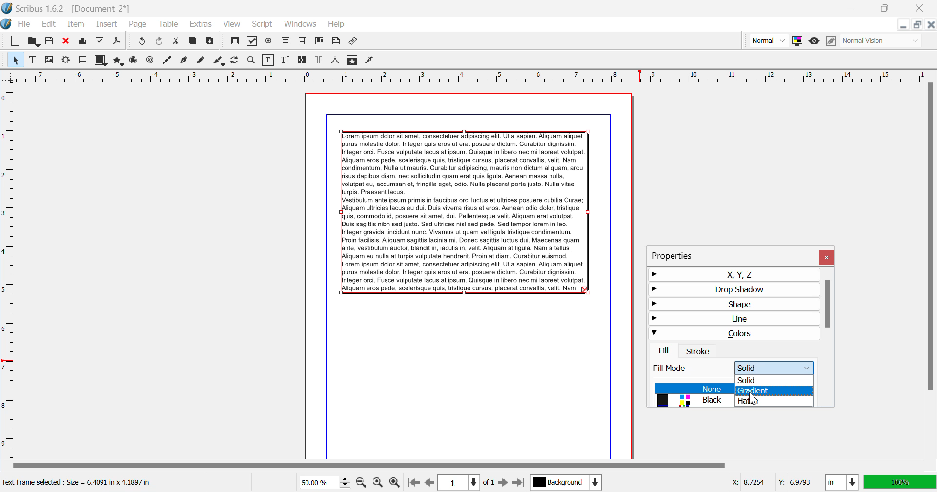 The image size is (937, 492). Describe the element at coordinates (904, 24) in the screenshot. I see `Restore Down` at that location.